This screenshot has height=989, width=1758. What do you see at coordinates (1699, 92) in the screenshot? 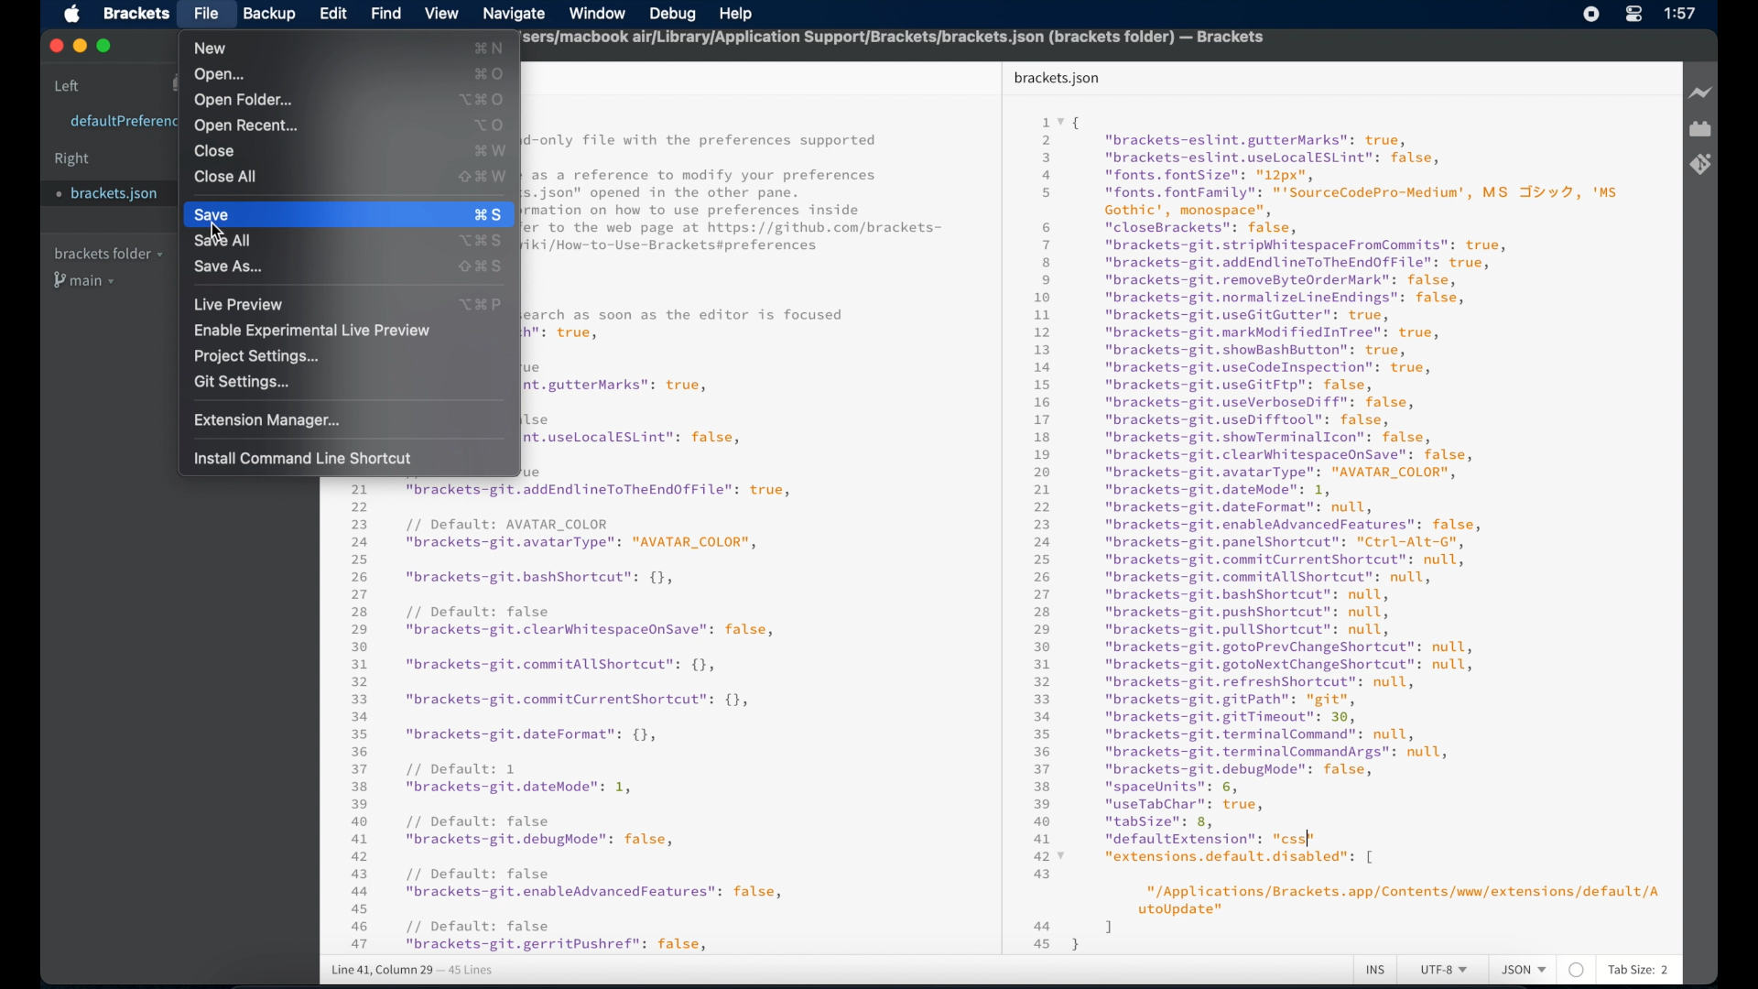
I see `live preview` at bounding box center [1699, 92].